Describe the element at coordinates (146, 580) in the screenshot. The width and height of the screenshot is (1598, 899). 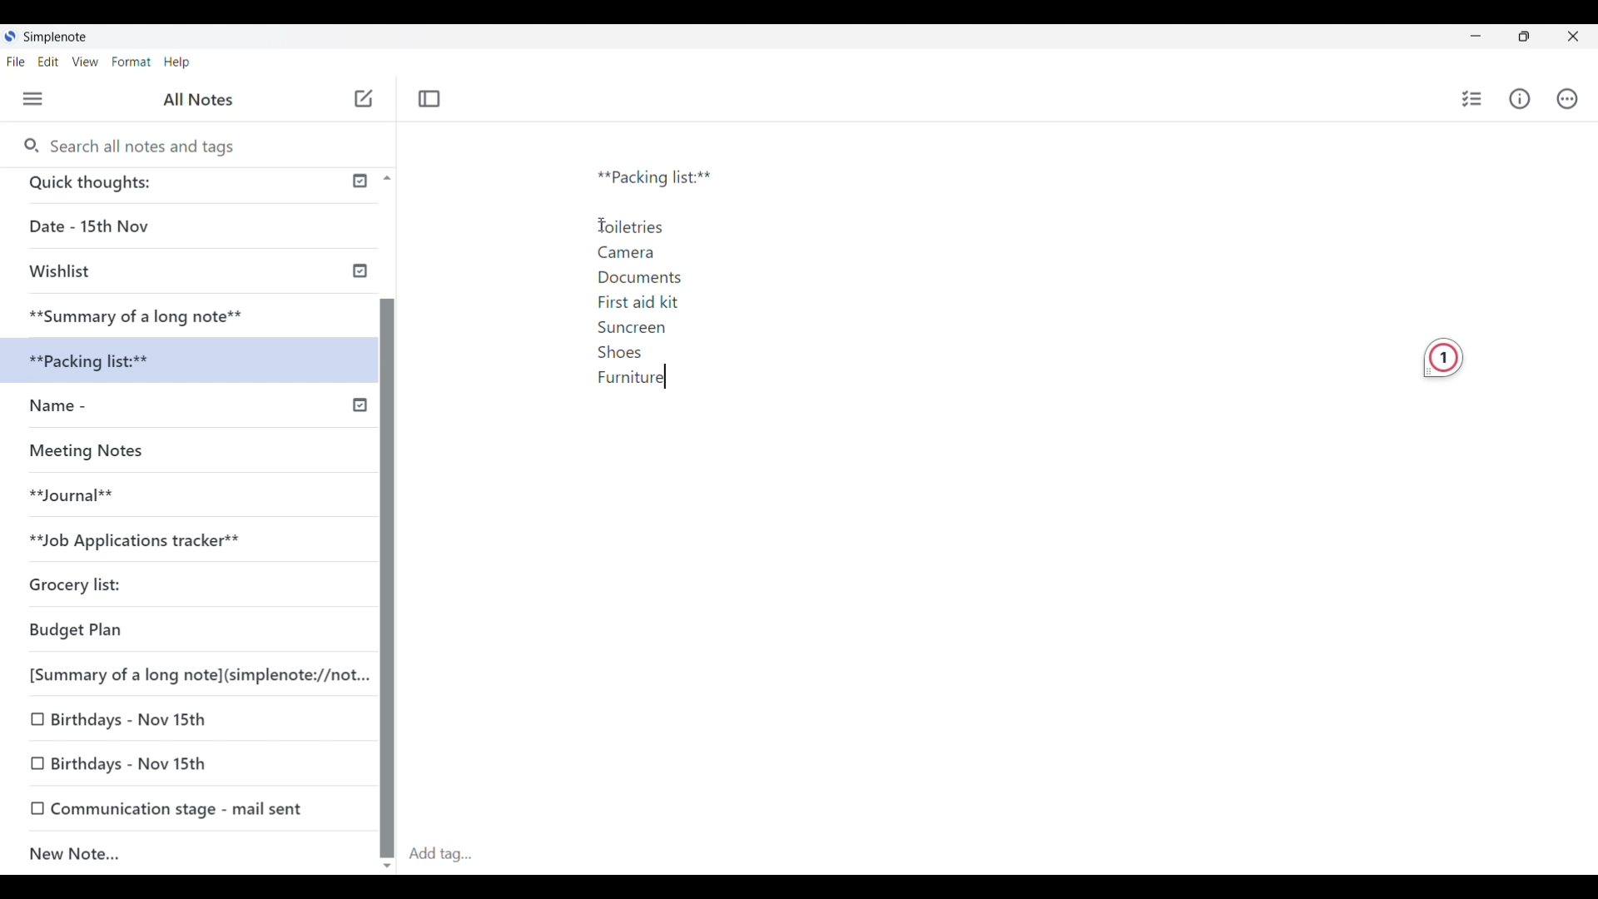
I see `Grocery list` at that location.